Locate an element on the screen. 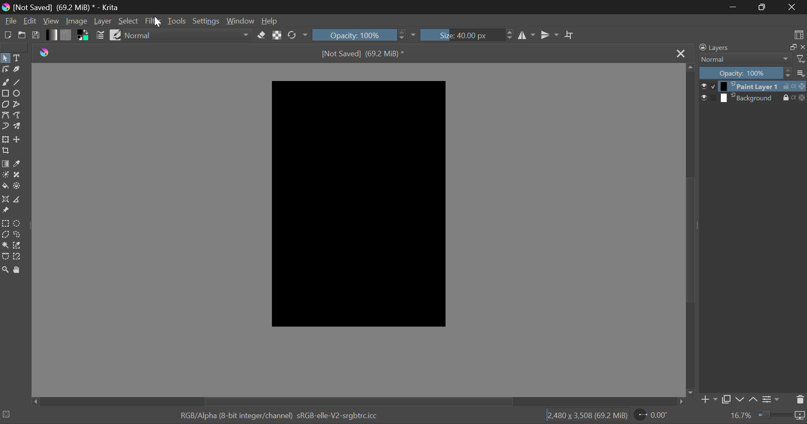 The height and width of the screenshot is (424, 807). Brush Presets is located at coordinates (115, 34).